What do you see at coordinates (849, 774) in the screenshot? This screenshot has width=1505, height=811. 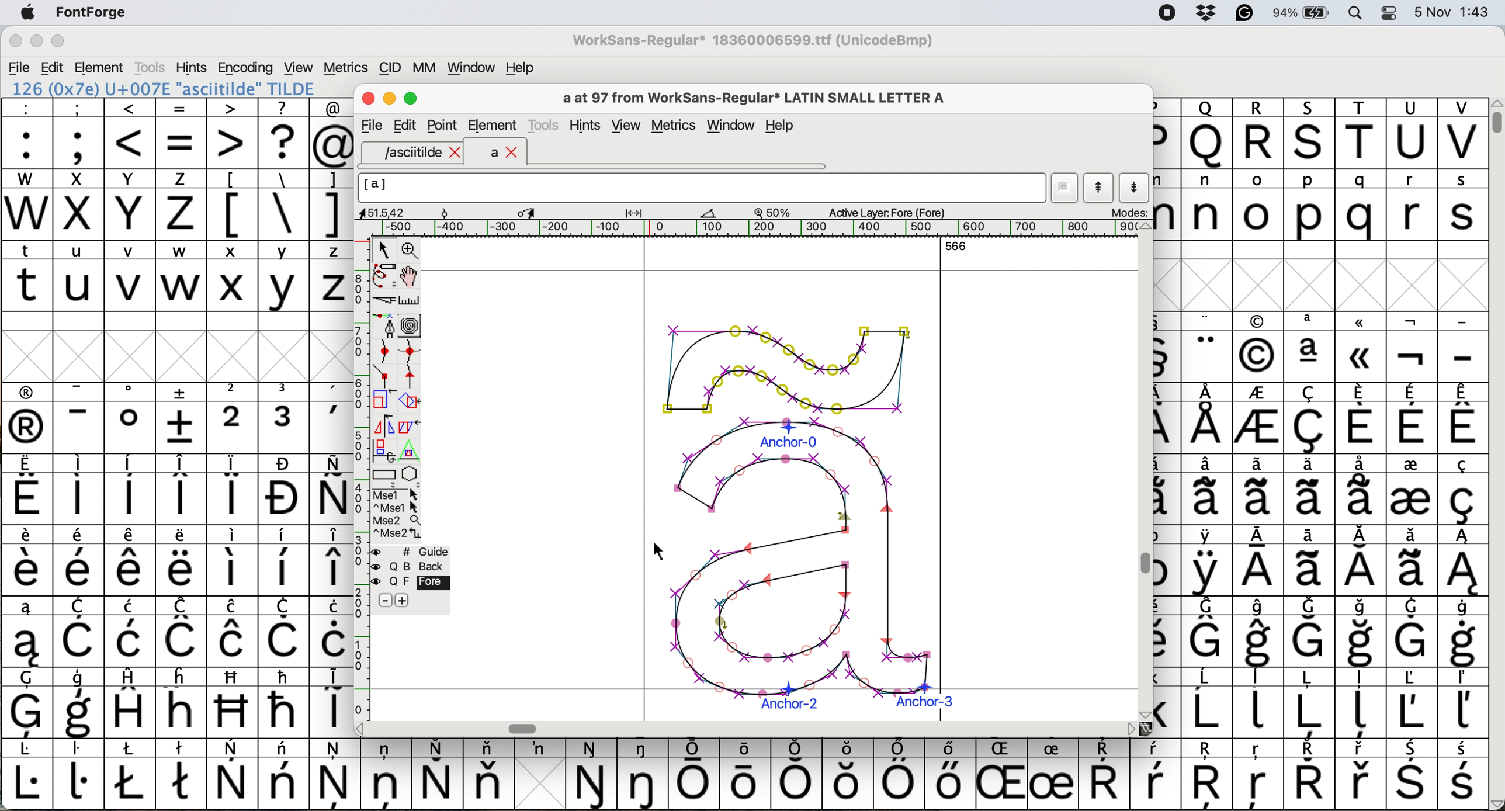 I see `` at bounding box center [849, 774].